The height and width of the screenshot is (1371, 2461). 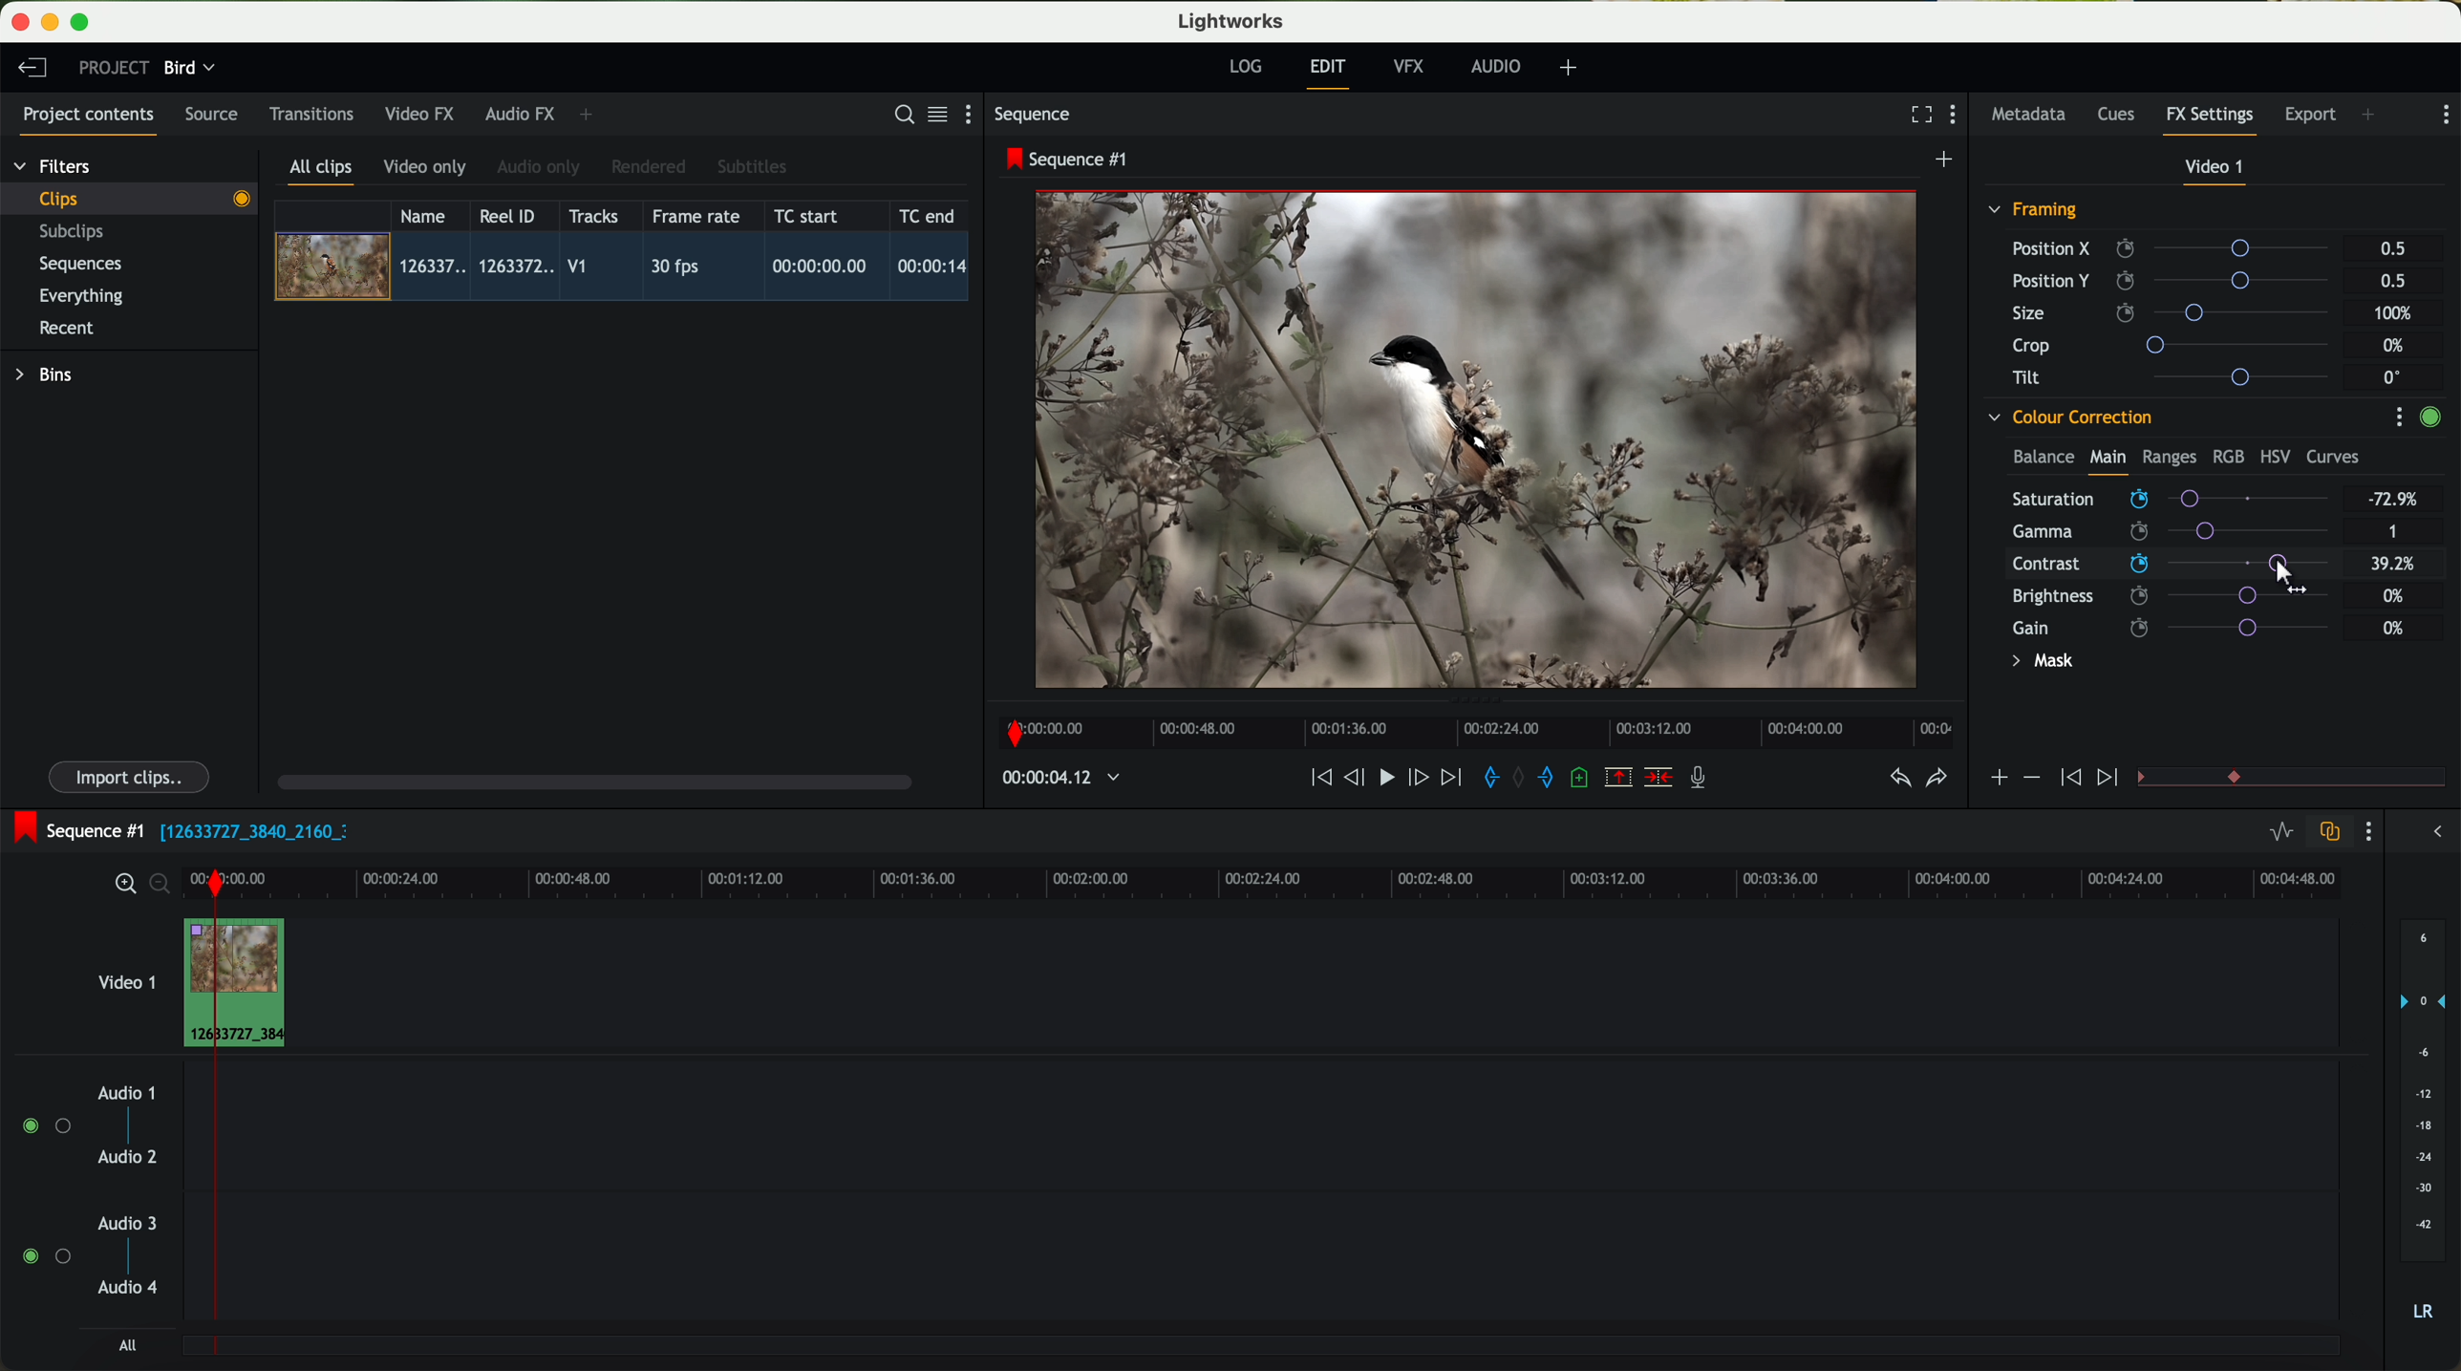 What do you see at coordinates (935, 114) in the screenshot?
I see `toggle between list and title view` at bounding box center [935, 114].